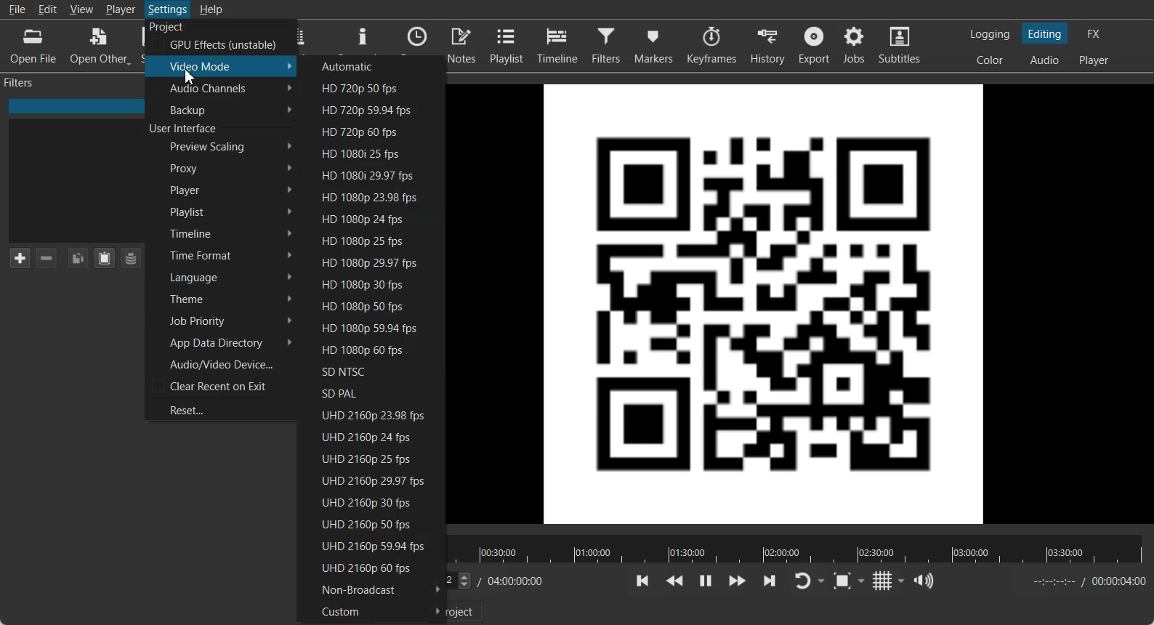  What do you see at coordinates (371, 610) in the screenshot?
I see `Custom` at bounding box center [371, 610].